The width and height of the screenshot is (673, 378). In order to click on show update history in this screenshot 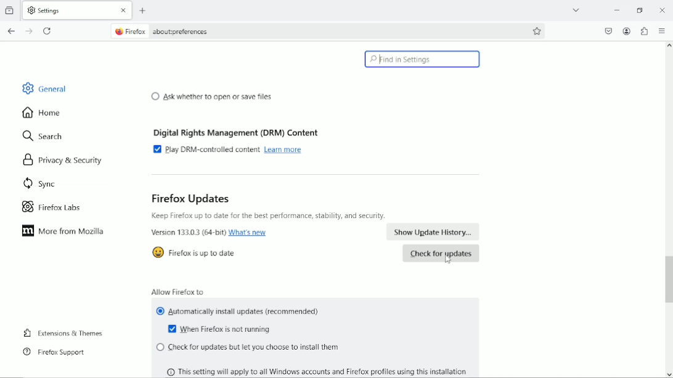, I will do `click(434, 232)`.